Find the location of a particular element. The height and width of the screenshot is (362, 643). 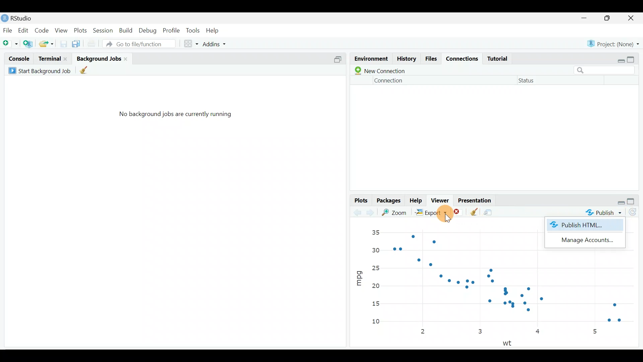

2 is located at coordinates (424, 332).